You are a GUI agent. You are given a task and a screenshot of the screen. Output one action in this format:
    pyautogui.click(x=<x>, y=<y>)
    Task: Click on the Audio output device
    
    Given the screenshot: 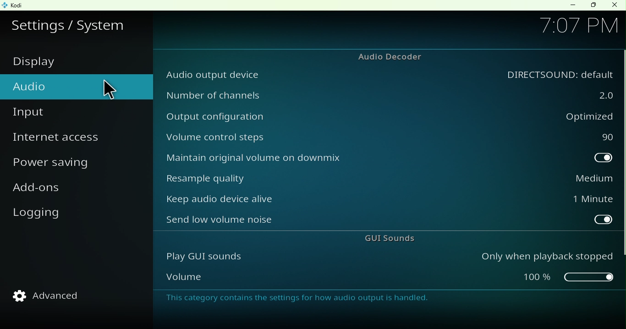 What is the action you would take?
    pyautogui.click(x=326, y=72)
    